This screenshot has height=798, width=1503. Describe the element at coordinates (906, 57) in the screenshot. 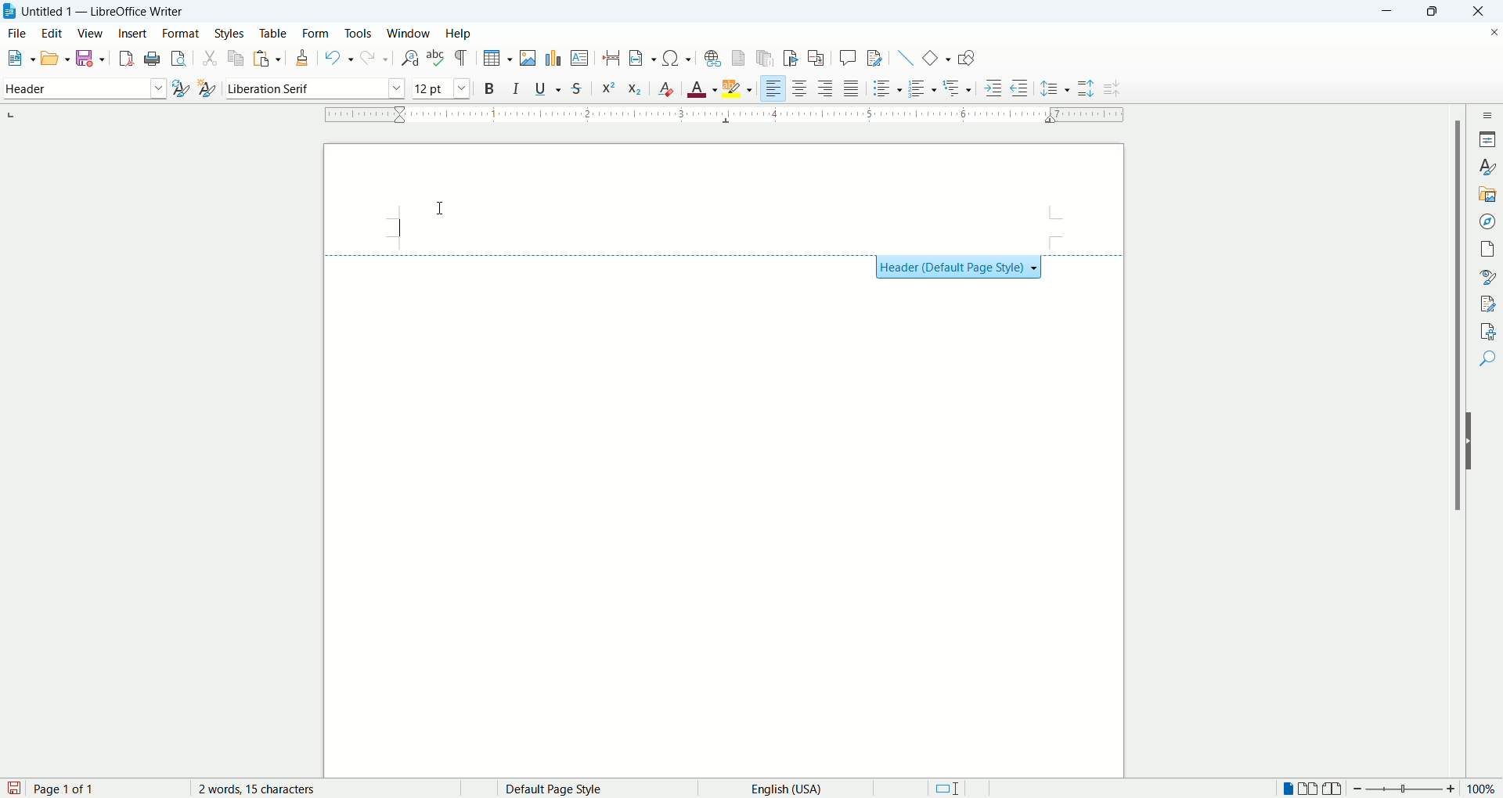

I see `insert line` at that location.